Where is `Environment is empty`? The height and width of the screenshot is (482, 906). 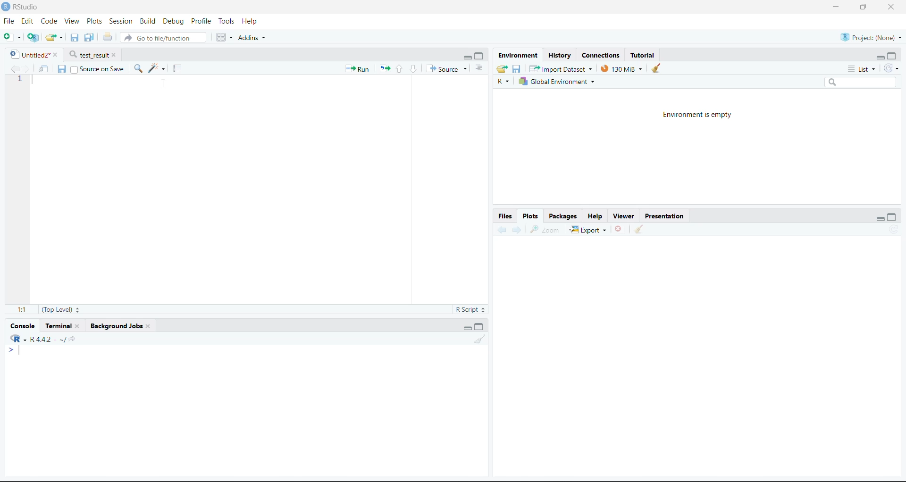 Environment is empty is located at coordinates (698, 114).